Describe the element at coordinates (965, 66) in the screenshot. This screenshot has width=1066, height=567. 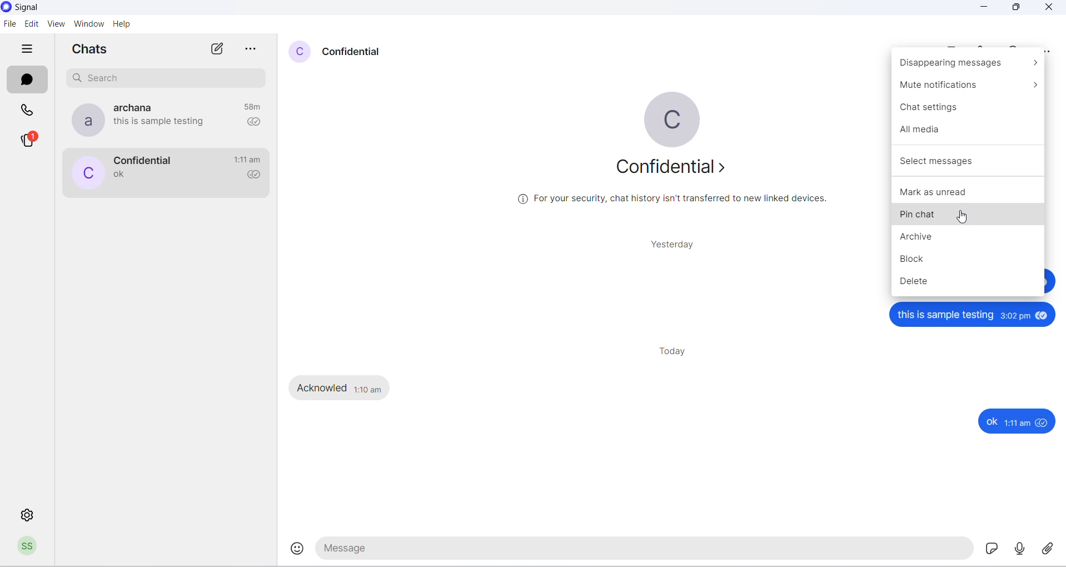
I see `disappearing messages` at that location.